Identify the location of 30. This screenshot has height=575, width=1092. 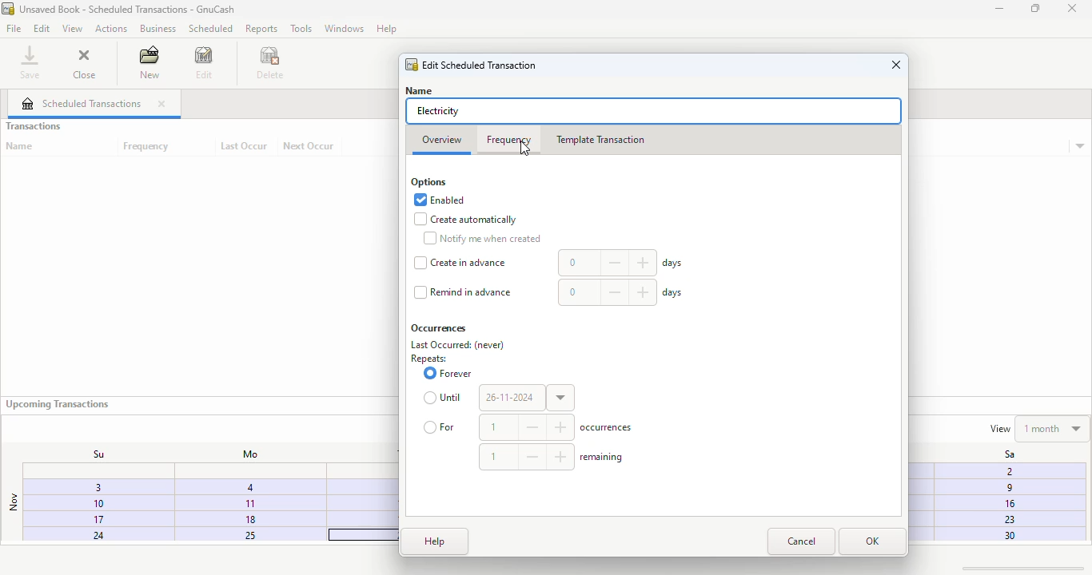
(1007, 536).